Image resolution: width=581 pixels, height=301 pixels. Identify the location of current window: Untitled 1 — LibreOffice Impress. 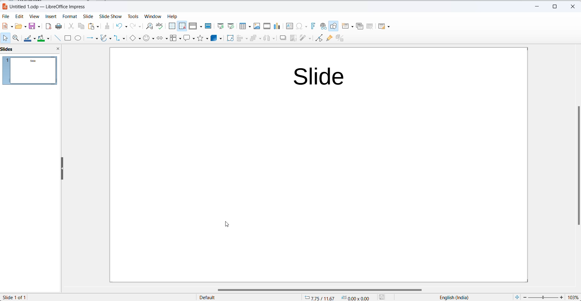
(43, 6).